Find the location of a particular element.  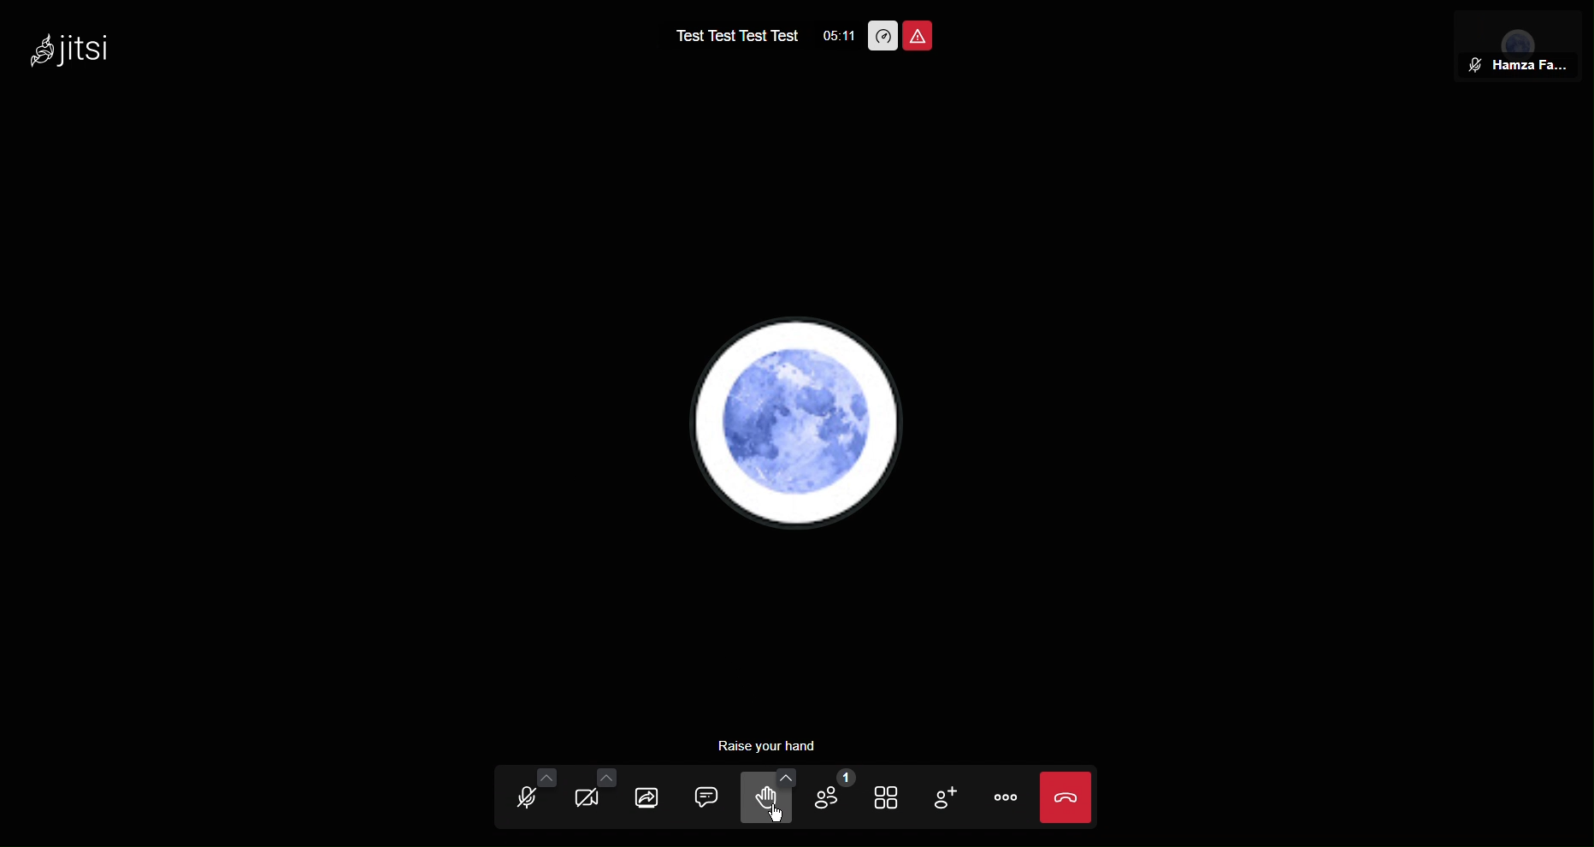

Add Member is located at coordinates (952, 796).